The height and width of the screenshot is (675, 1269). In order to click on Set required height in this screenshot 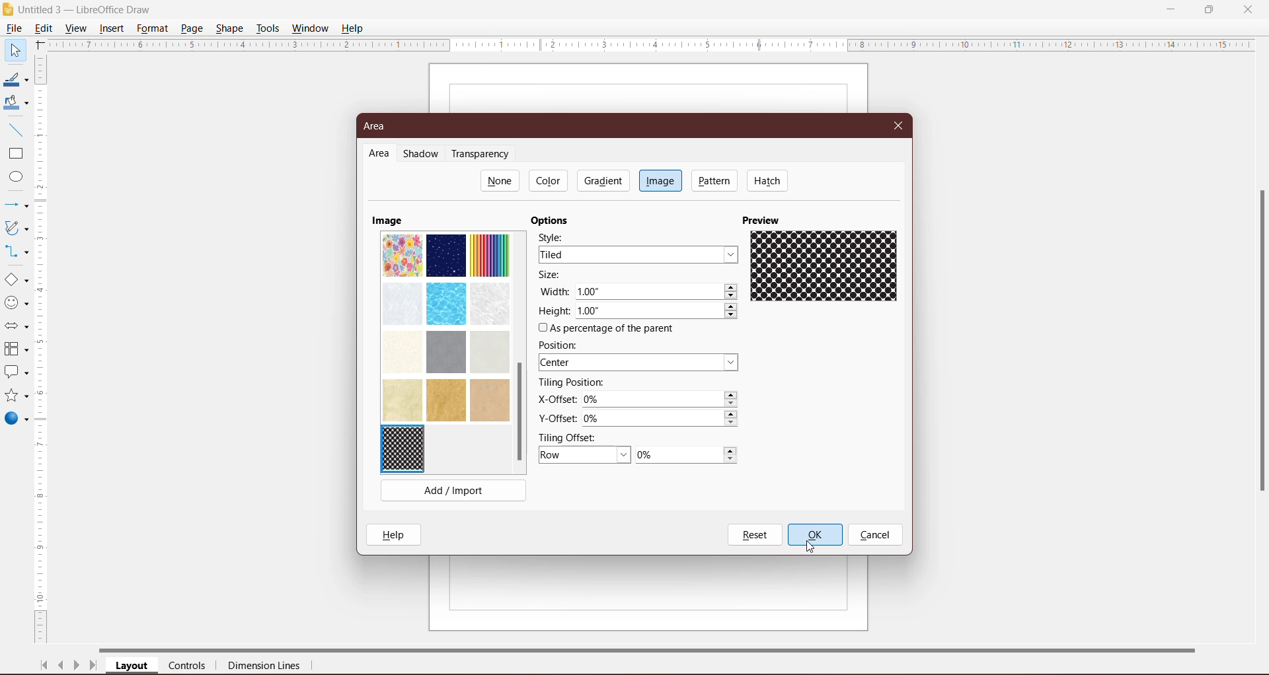, I will do `click(658, 312)`.